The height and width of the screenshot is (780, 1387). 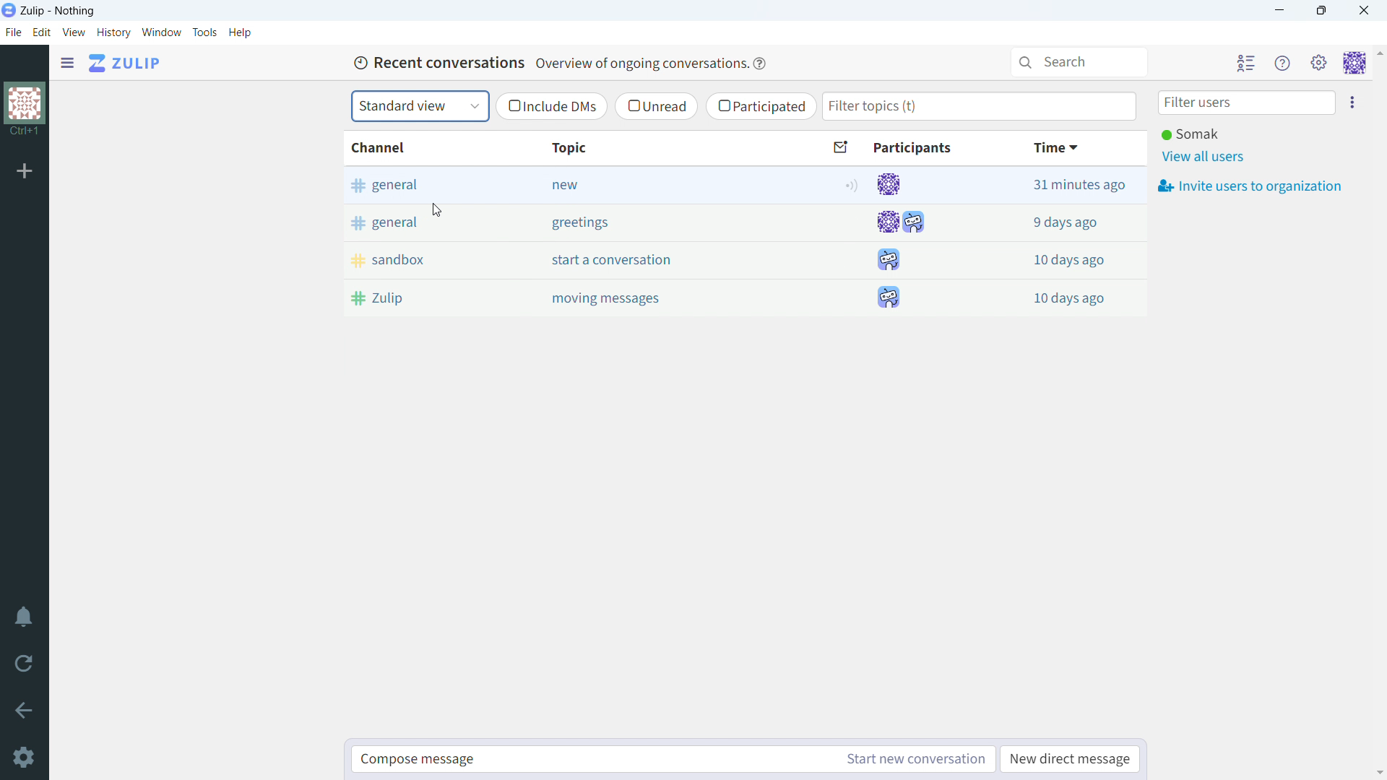 I want to click on general, so click(x=428, y=222).